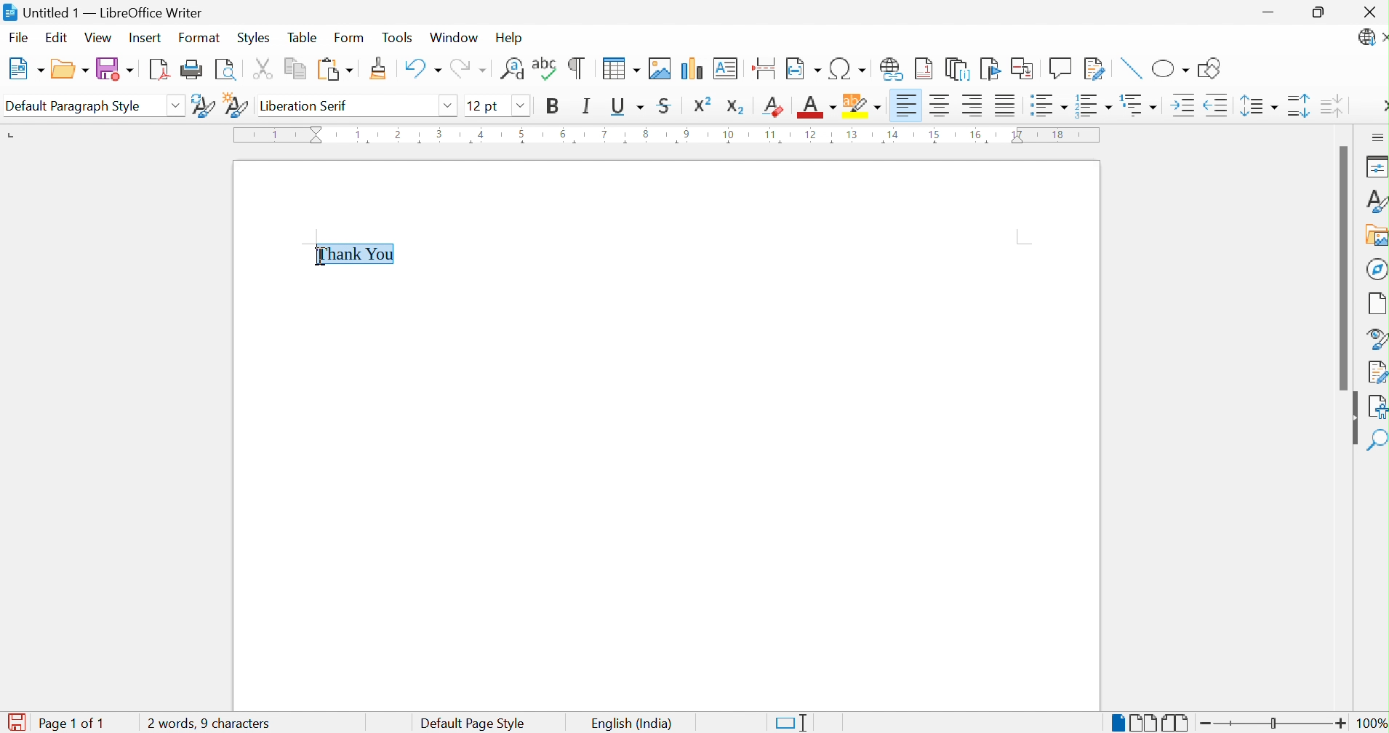  I want to click on Accessibility Check, so click(1377, 408).